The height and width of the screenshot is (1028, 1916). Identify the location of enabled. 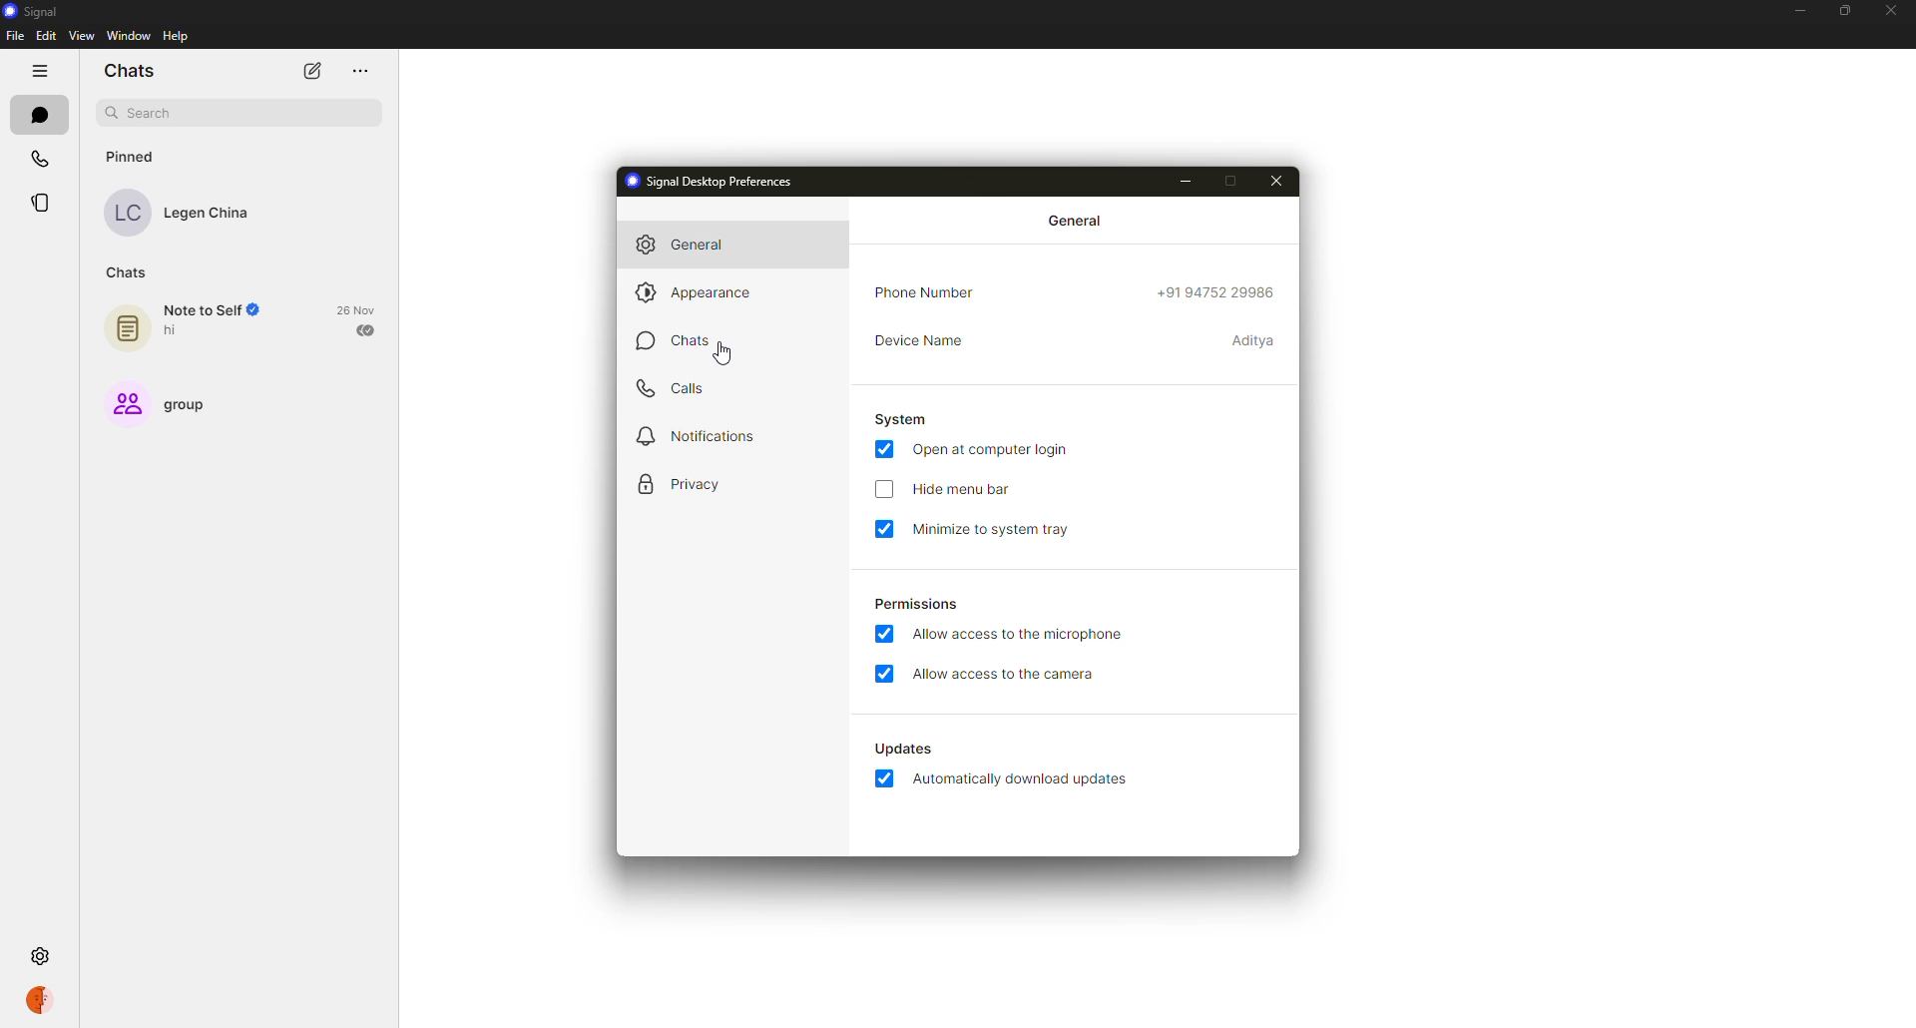
(884, 529).